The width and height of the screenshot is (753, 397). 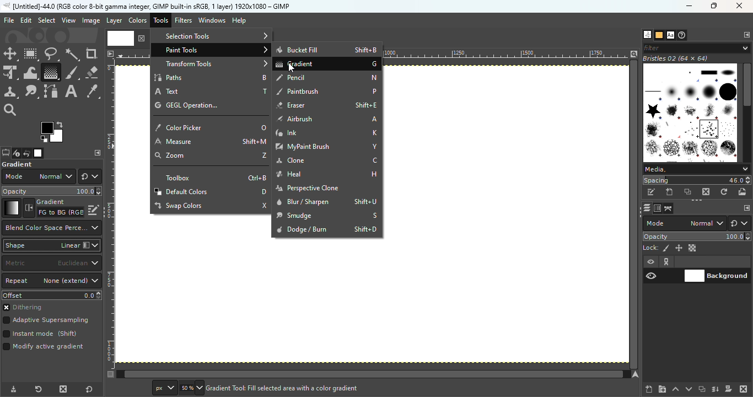 I want to click on create a new layer and add it to the image, so click(x=283, y=389).